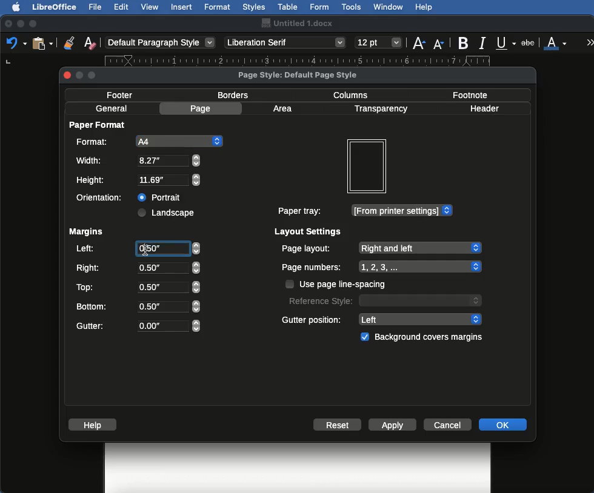 The width and height of the screenshot is (594, 493). I want to click on Insert, so click(182, 7).